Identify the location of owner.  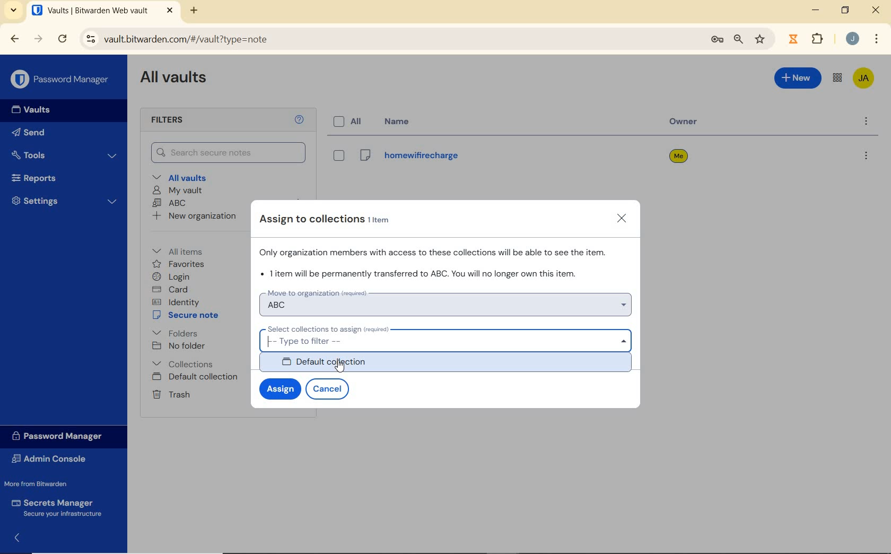
(687, 123).